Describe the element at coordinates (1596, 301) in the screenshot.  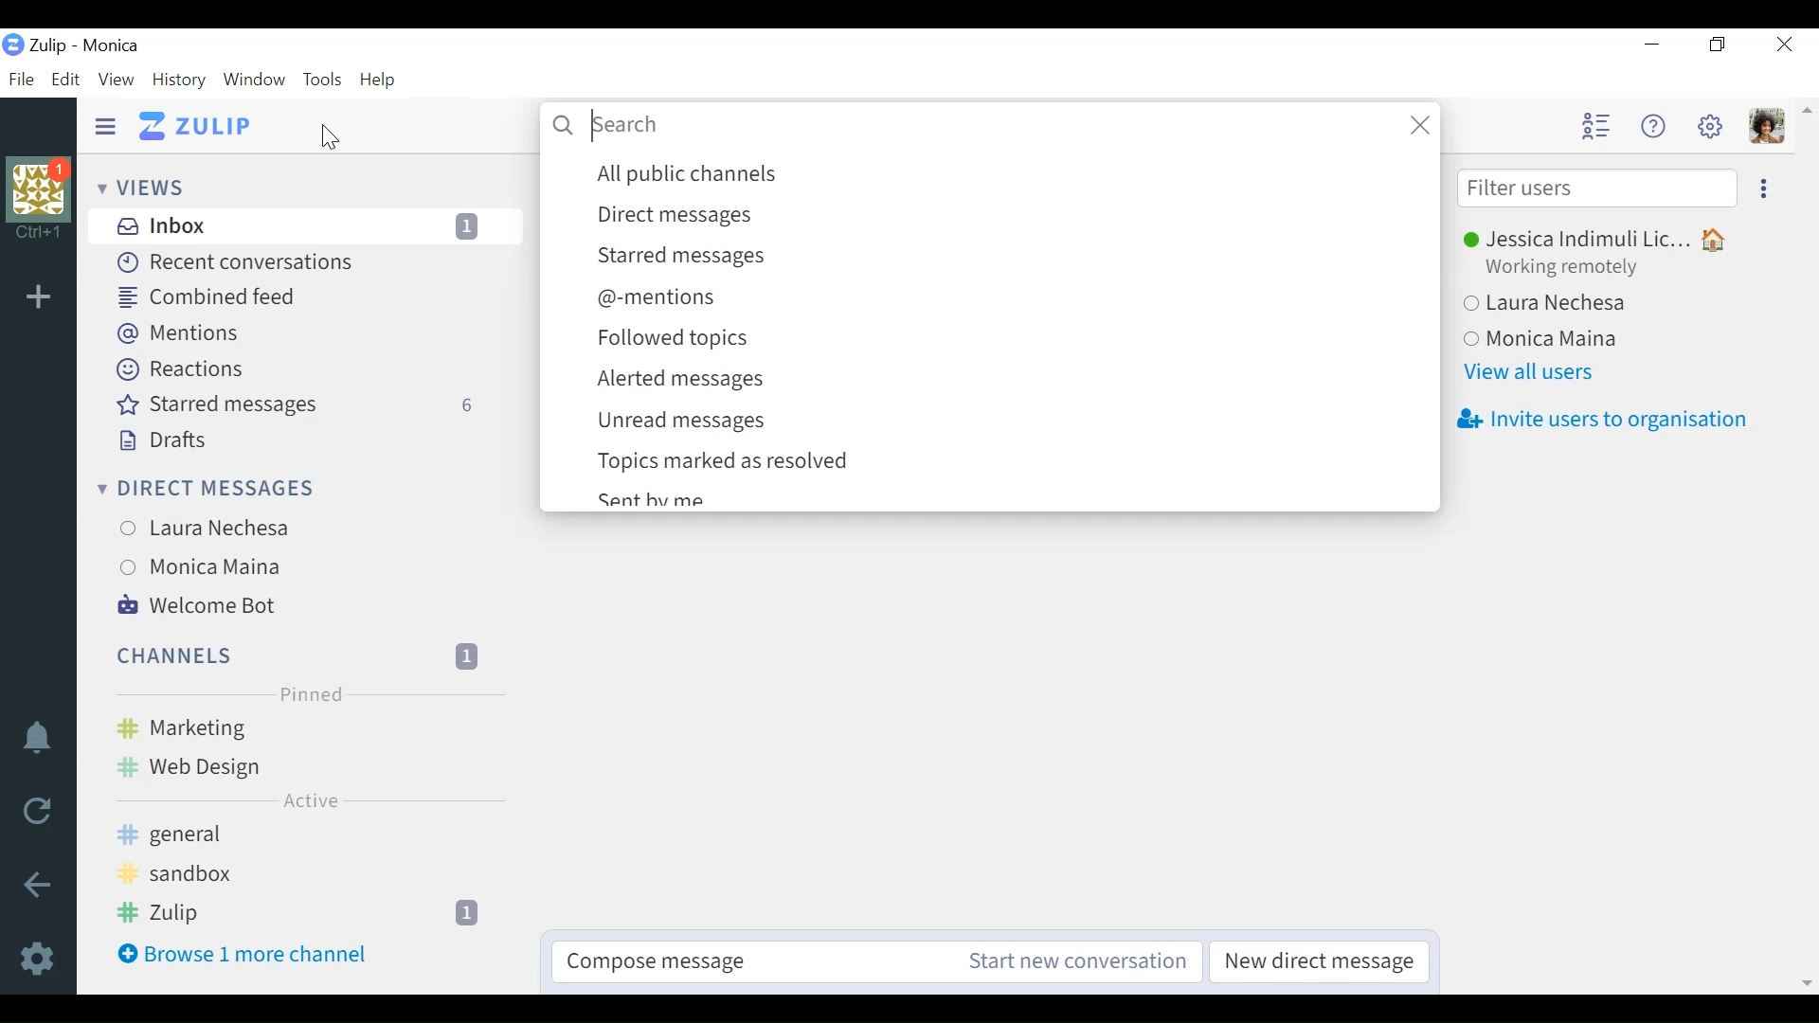
I see `Users` at that location.